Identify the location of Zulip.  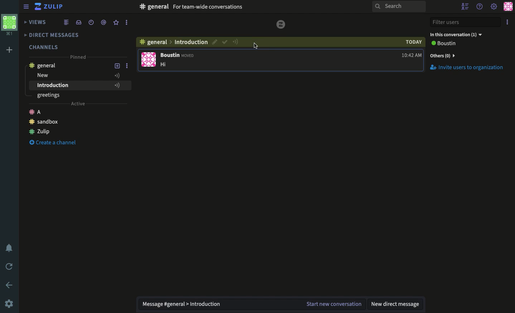
(65, 133).